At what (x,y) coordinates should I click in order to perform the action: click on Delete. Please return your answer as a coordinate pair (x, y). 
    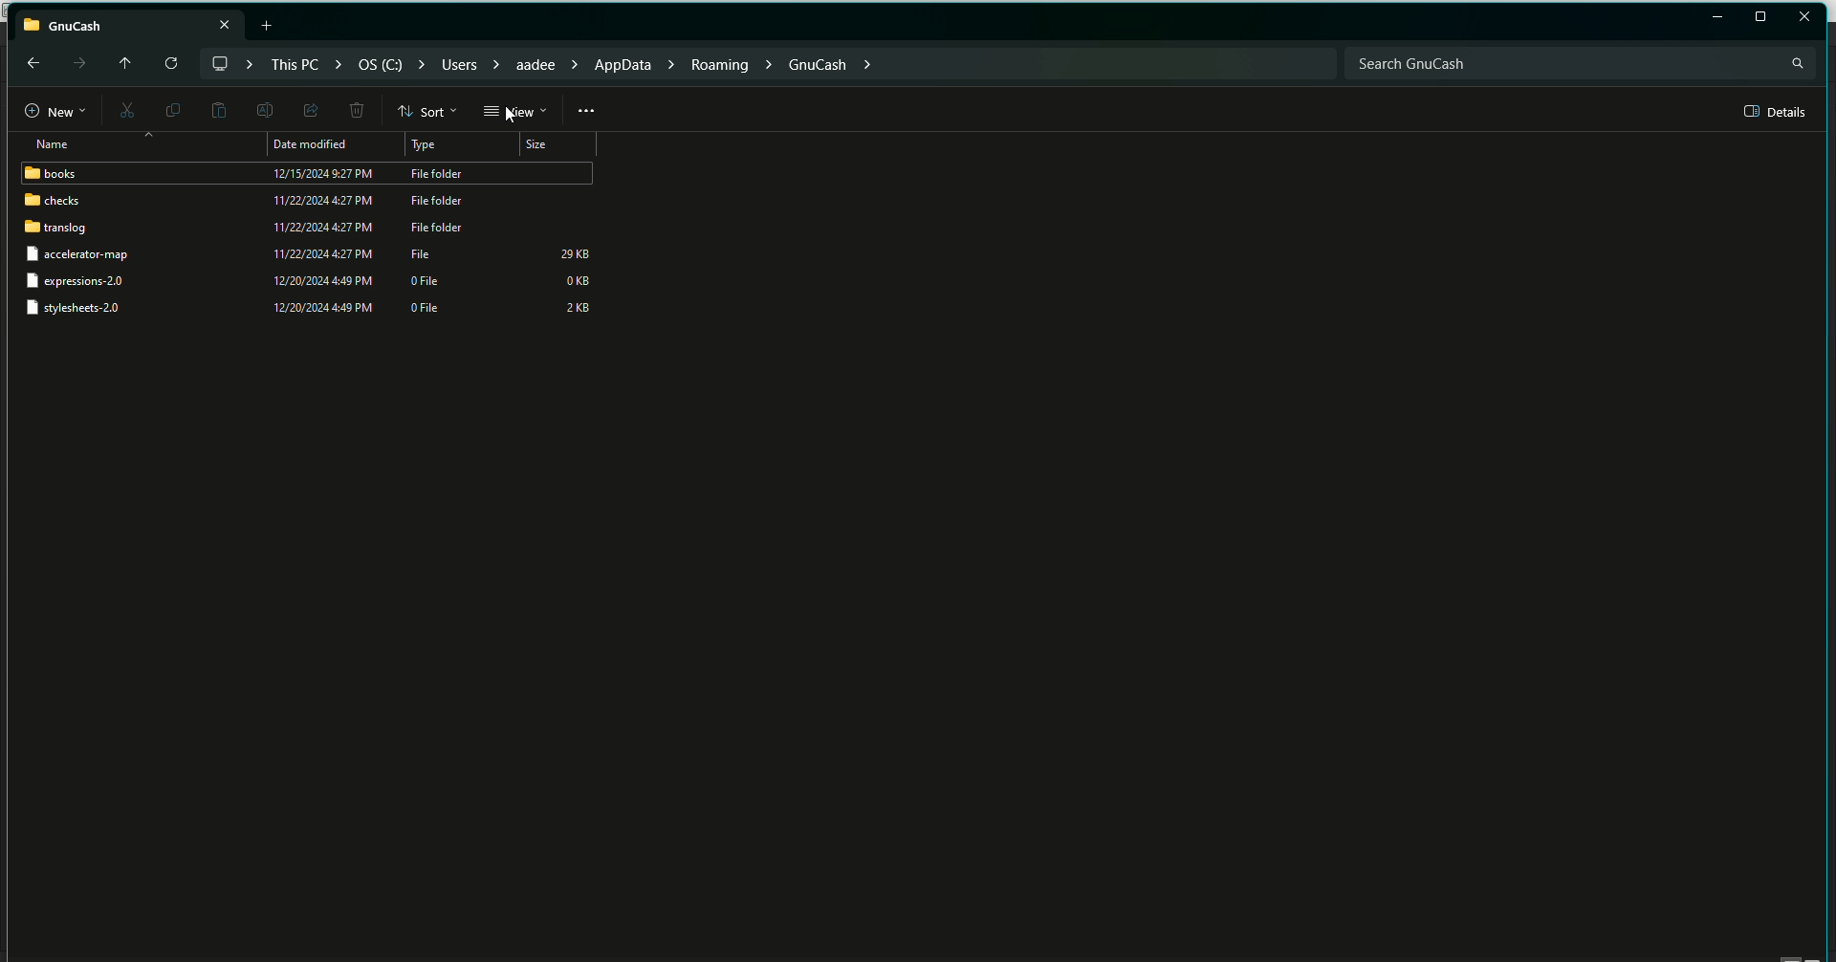
    Looking at the image, I should click on (356, 112).